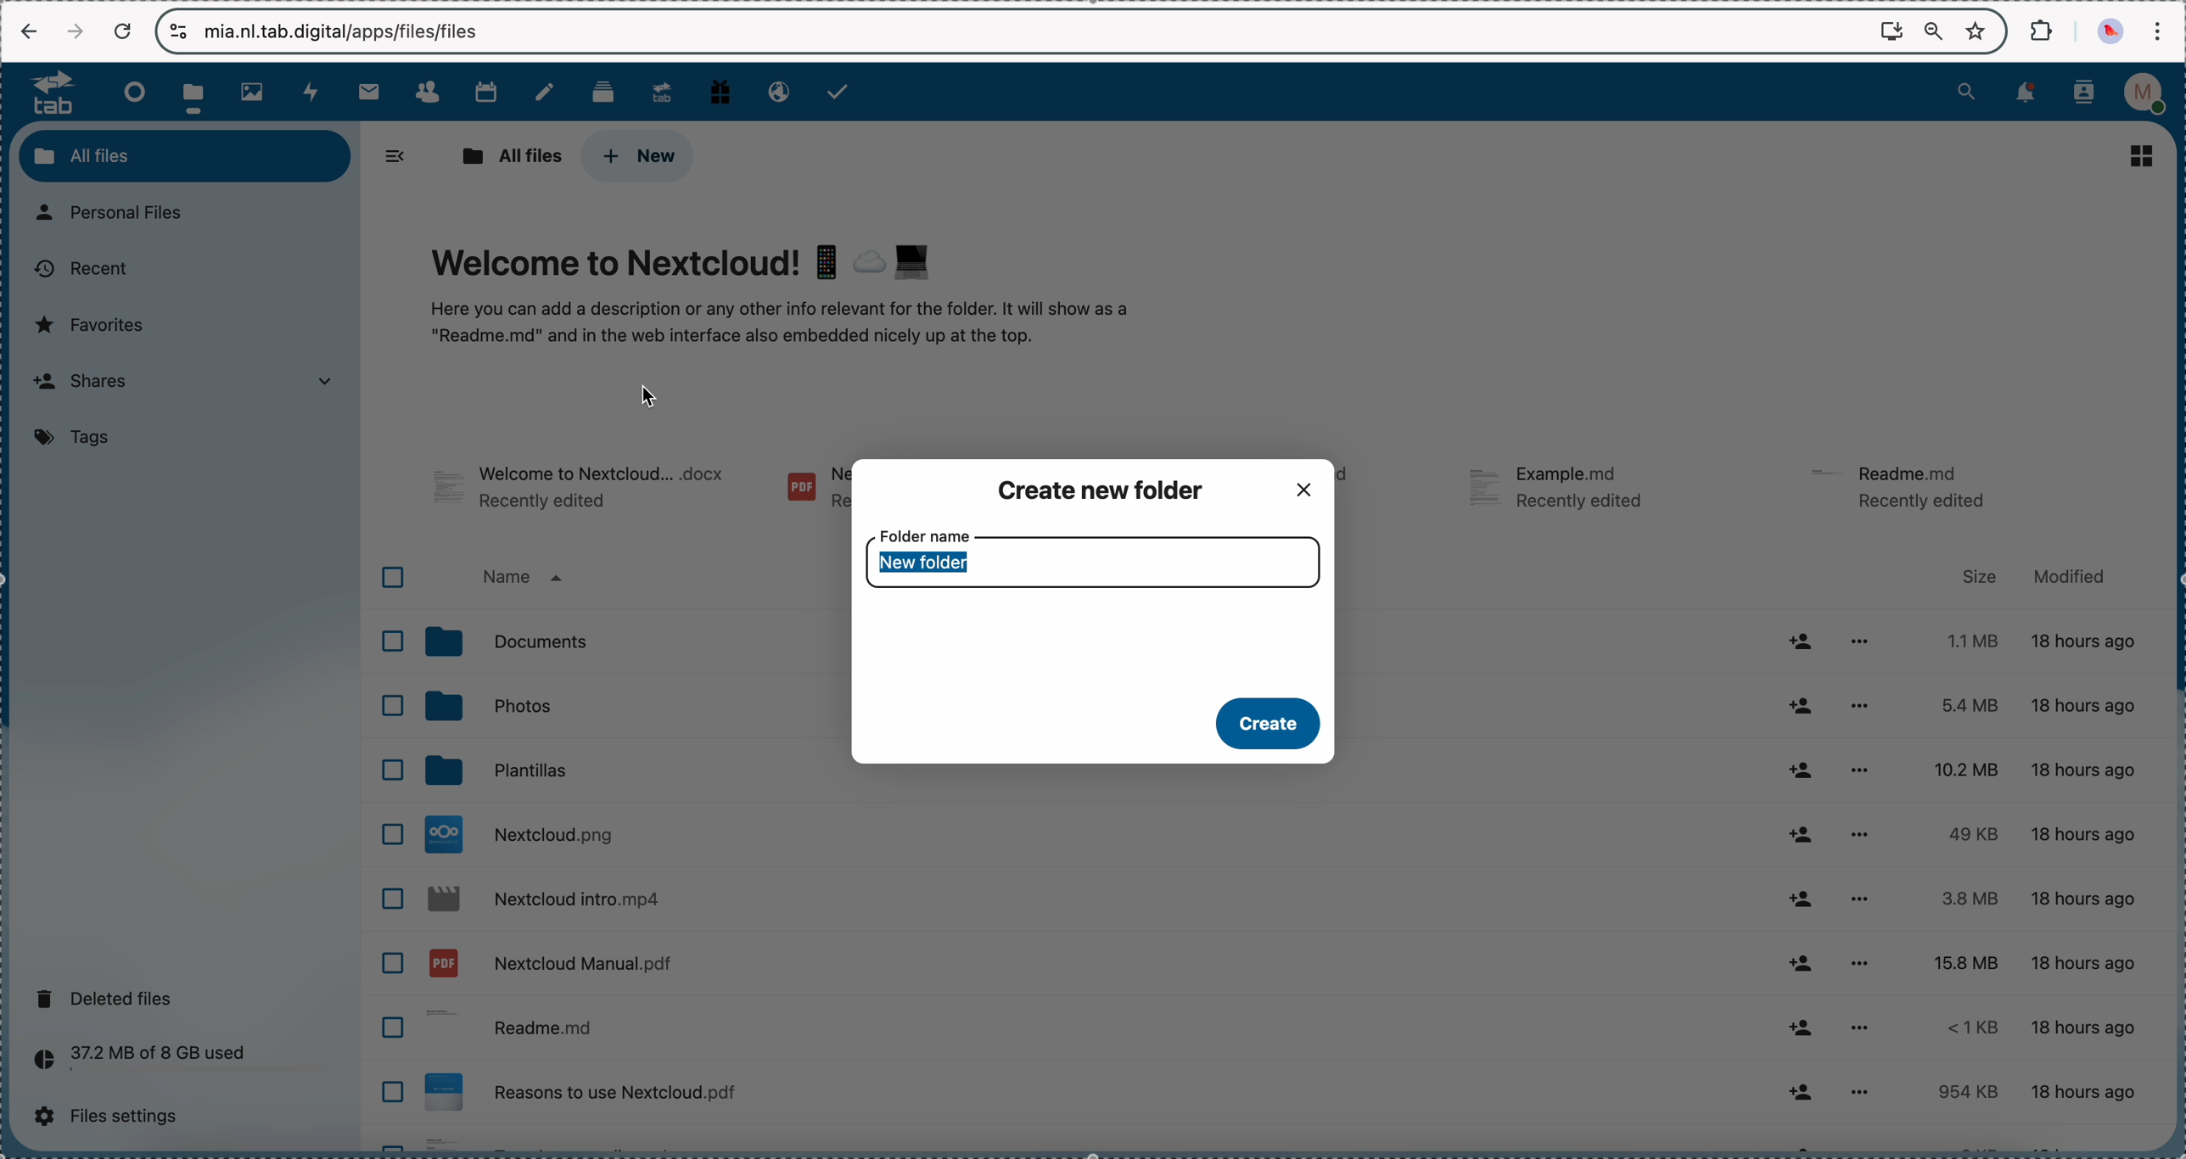 Image resolution: width=2186 pixels, height=1159 pixels. Describe the element at coordinates (662, 91) in the screenshot. I see `upgrade` at that location.